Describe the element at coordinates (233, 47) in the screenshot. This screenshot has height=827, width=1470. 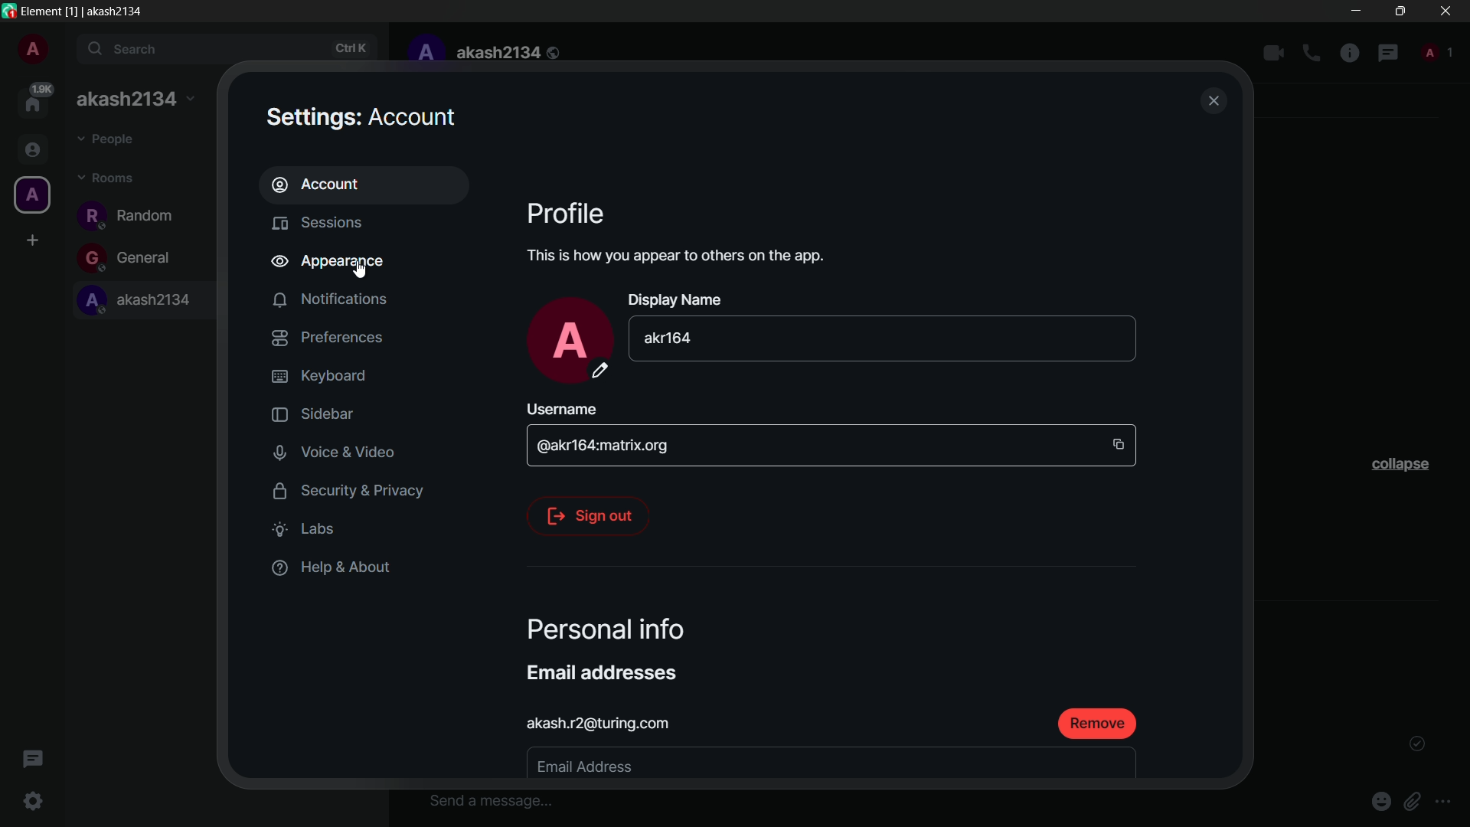
I see `search bar` at that location.